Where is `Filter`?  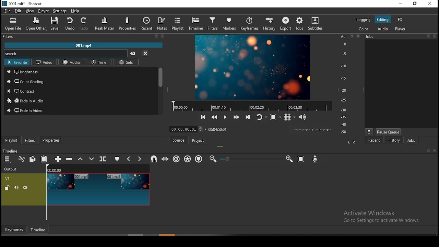 Filter is located at coordinates (84, 37).